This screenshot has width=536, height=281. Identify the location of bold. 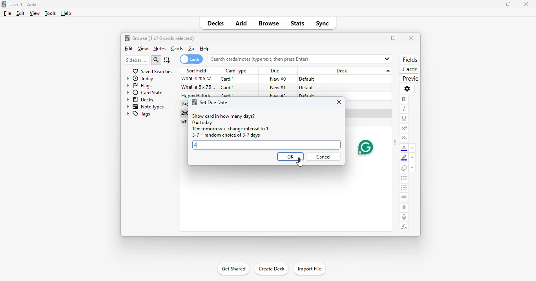
(404, 99).